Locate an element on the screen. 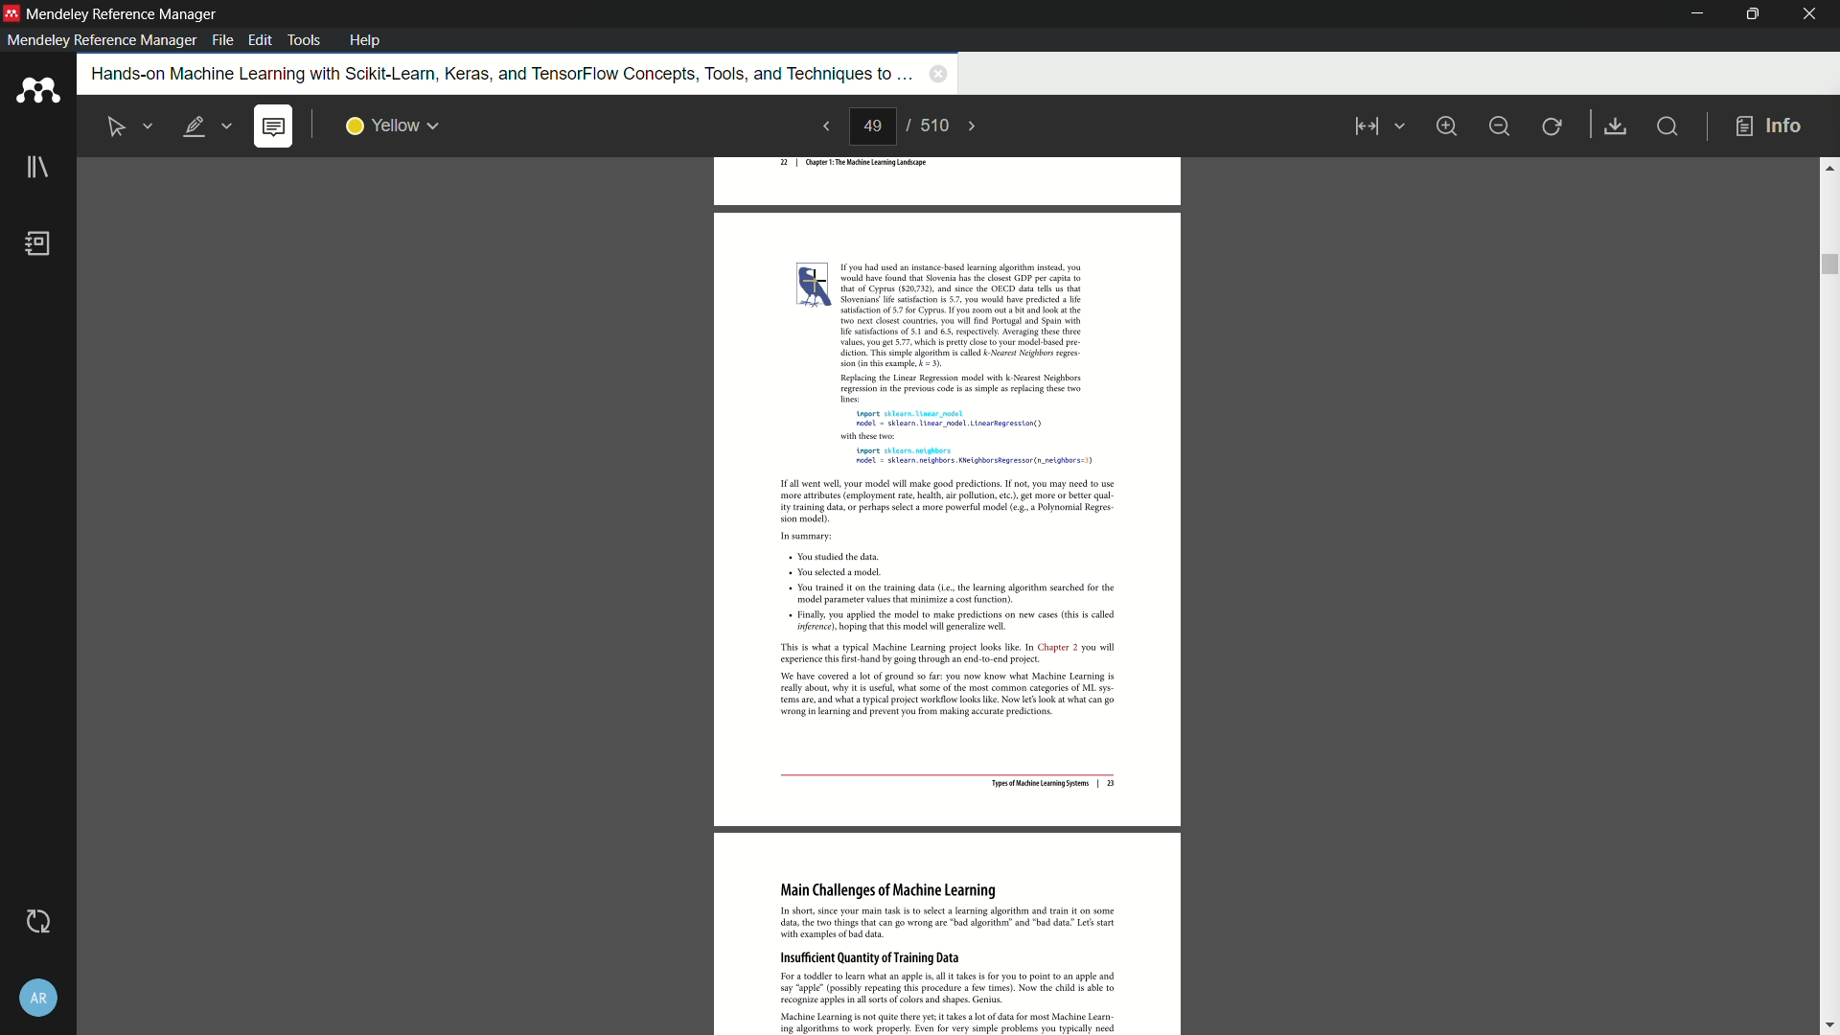 The image size is (1840, 1035). tools menu is located at coordinates (306, 38).